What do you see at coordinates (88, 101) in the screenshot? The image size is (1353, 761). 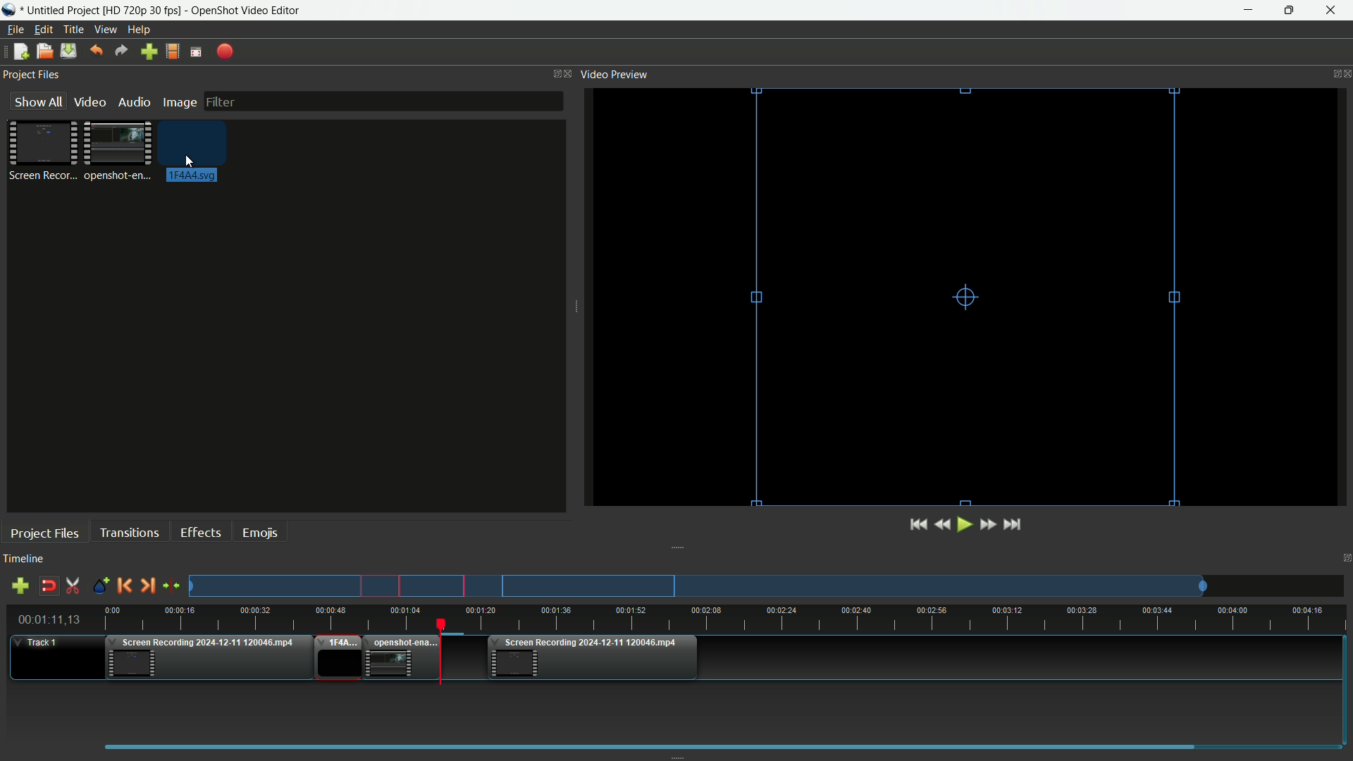 I see `Video` at bounding box center [88, 101].